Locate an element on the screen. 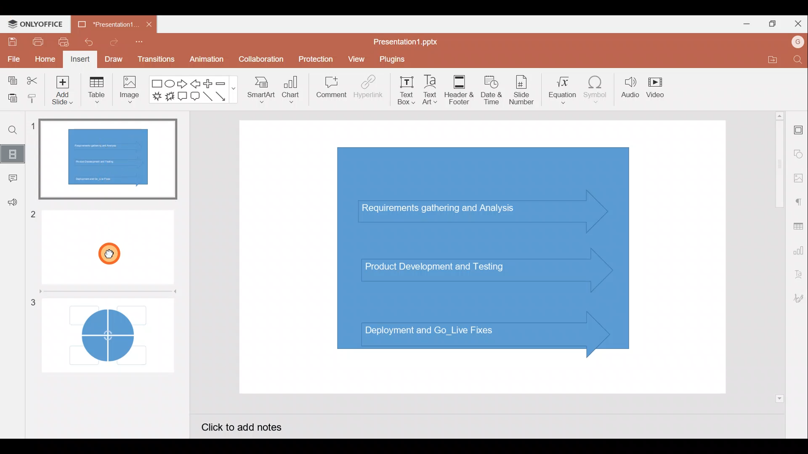  Comment is located at coordinates (329, 88).